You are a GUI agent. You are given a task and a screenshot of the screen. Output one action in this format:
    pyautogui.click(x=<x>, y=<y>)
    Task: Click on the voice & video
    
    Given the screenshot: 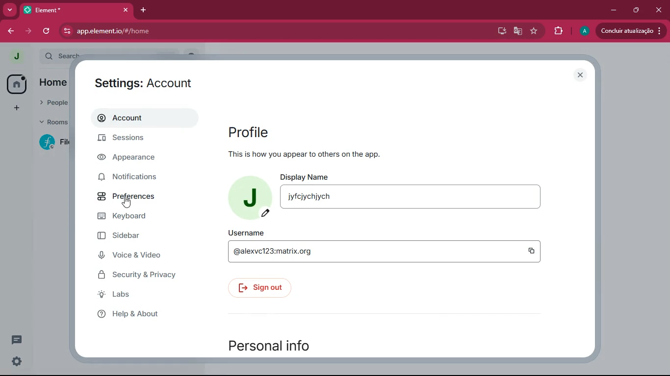 What is the action you would take?
    pyautogui.click(x=137, y=256)
    